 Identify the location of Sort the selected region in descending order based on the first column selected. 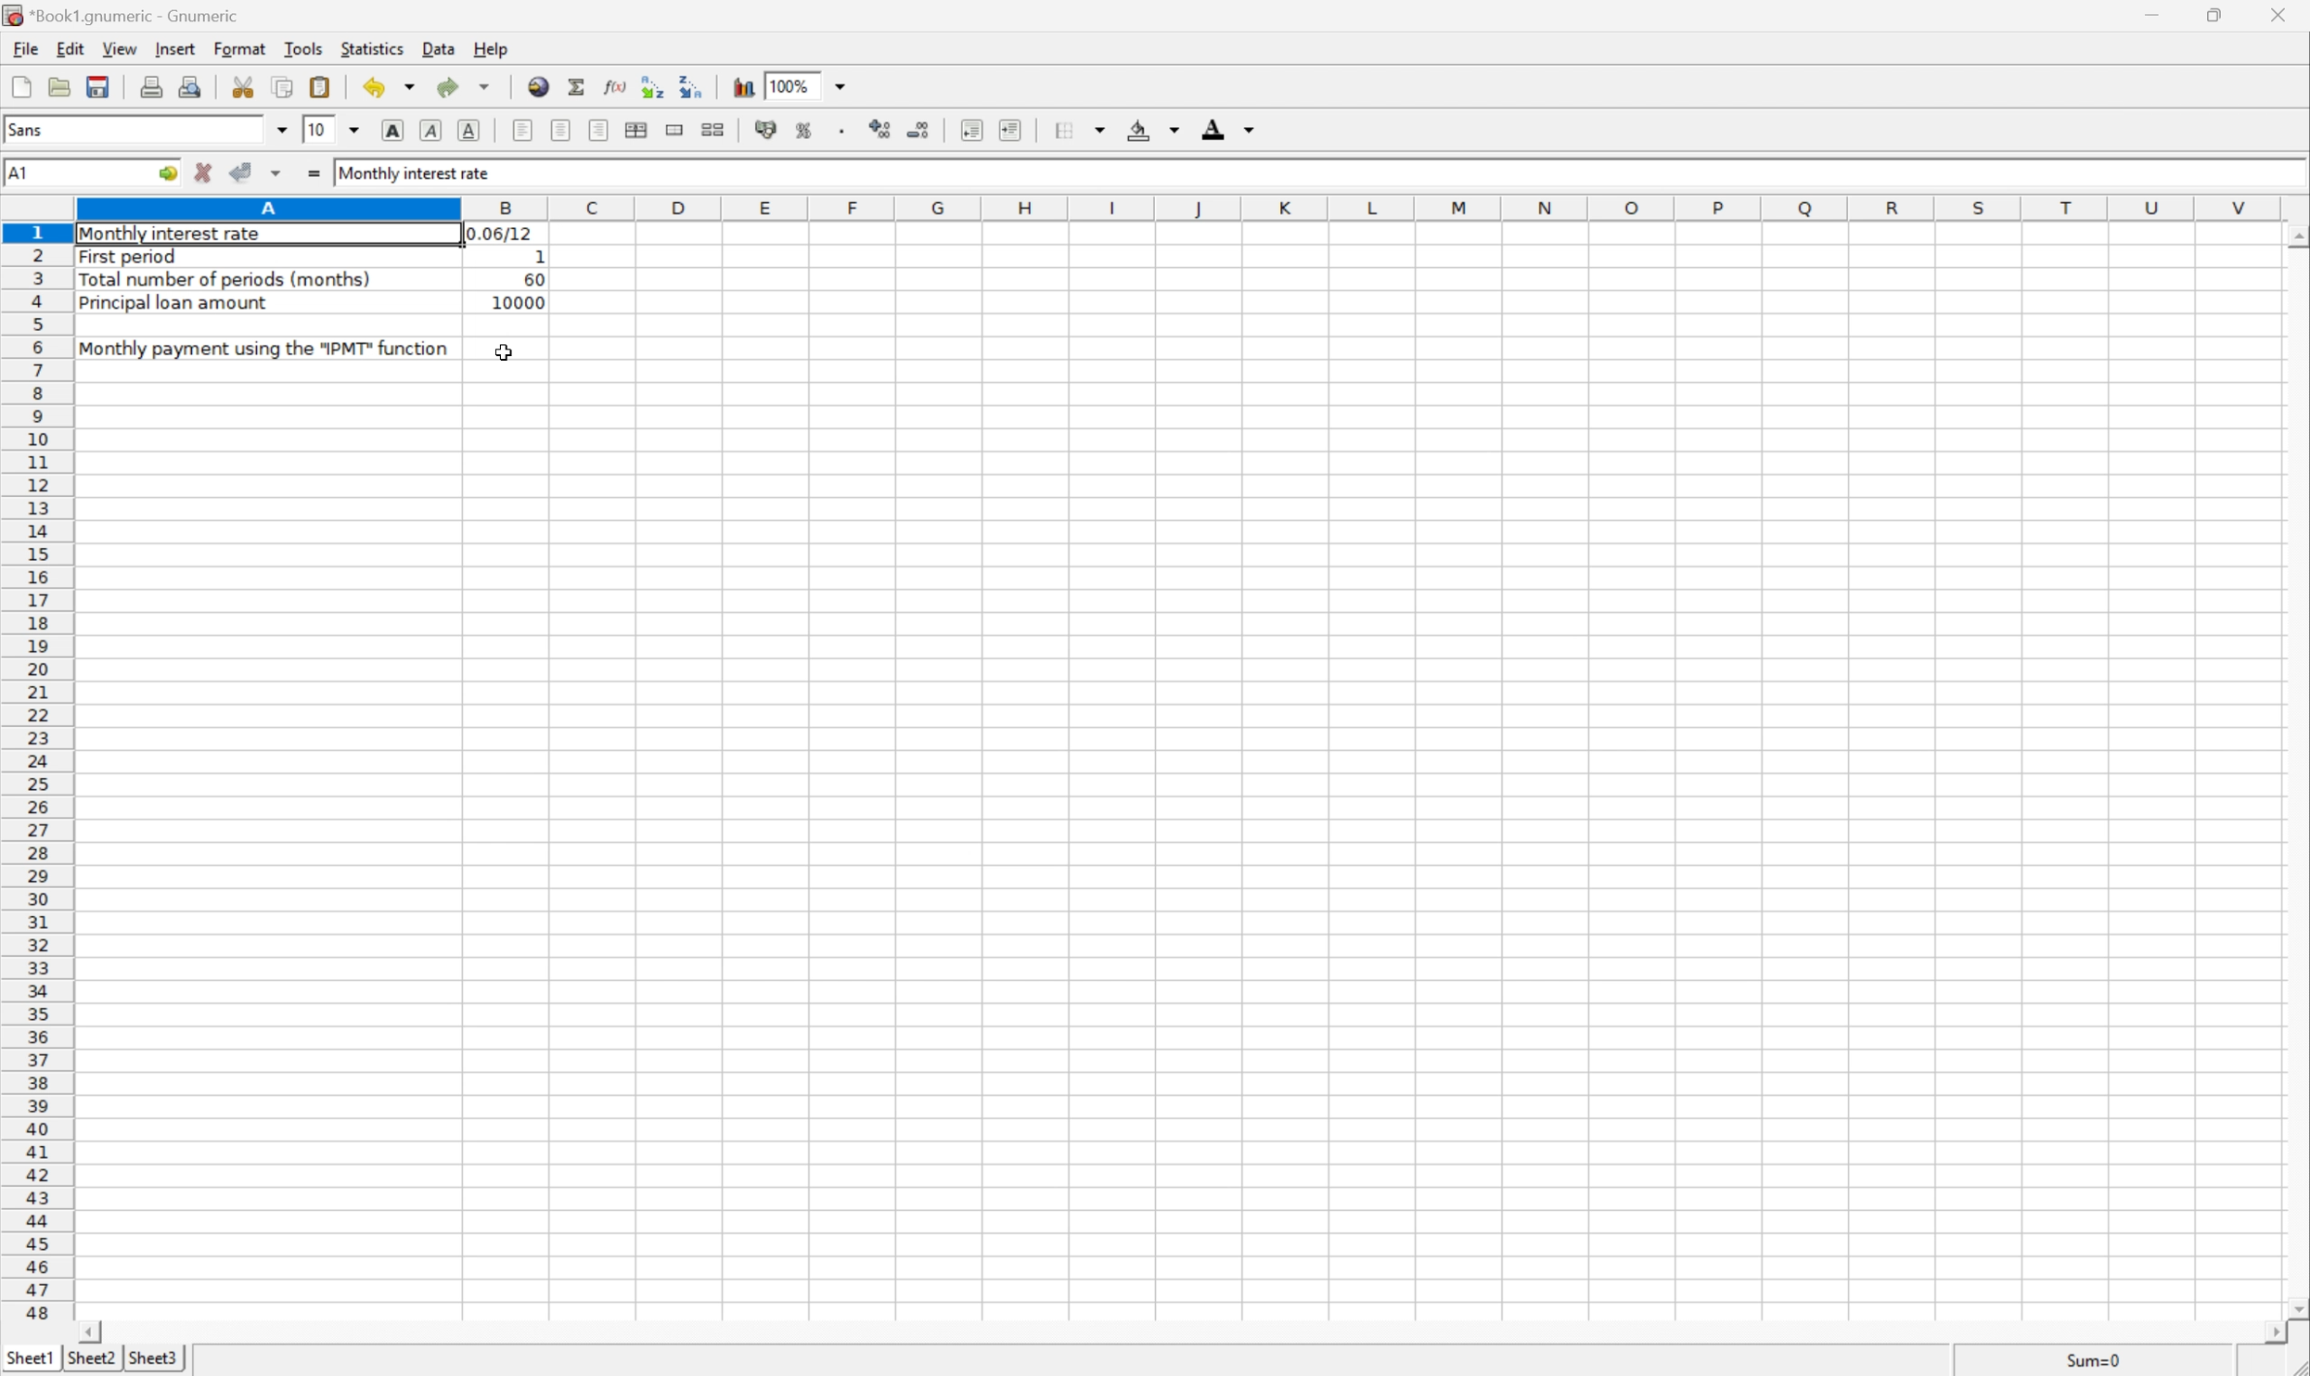
(692, 87).